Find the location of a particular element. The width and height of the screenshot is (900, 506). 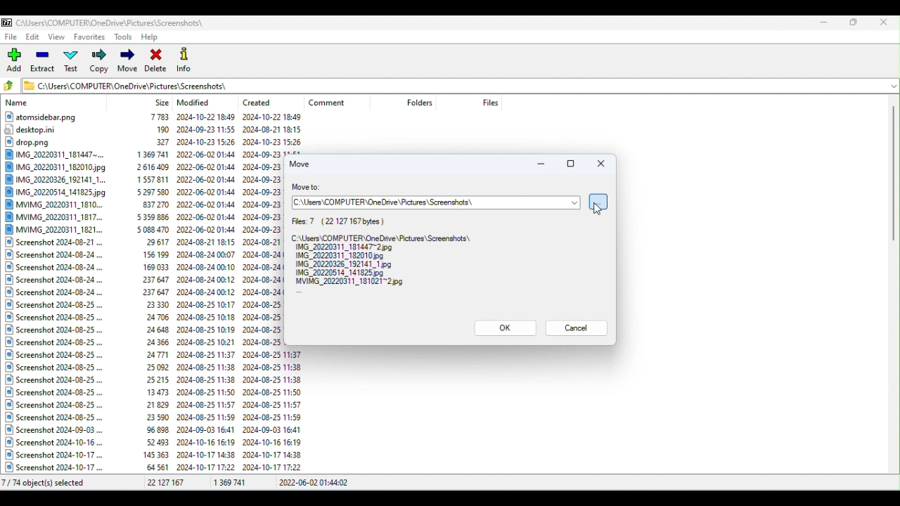

Info is located at coordinates (186, 59).